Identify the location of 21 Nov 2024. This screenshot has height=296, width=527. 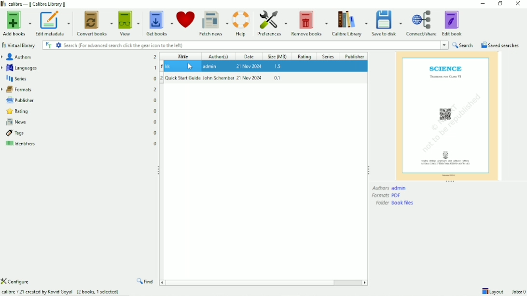
(250, 78).